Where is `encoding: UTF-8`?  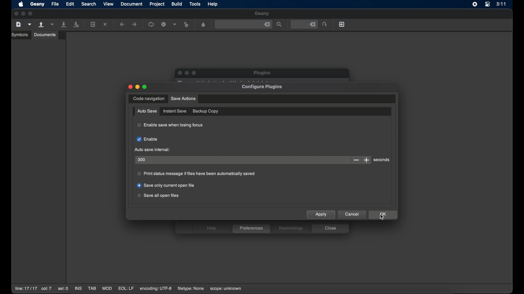 encoding: UTF-8 is located at coordinates (156, 289).